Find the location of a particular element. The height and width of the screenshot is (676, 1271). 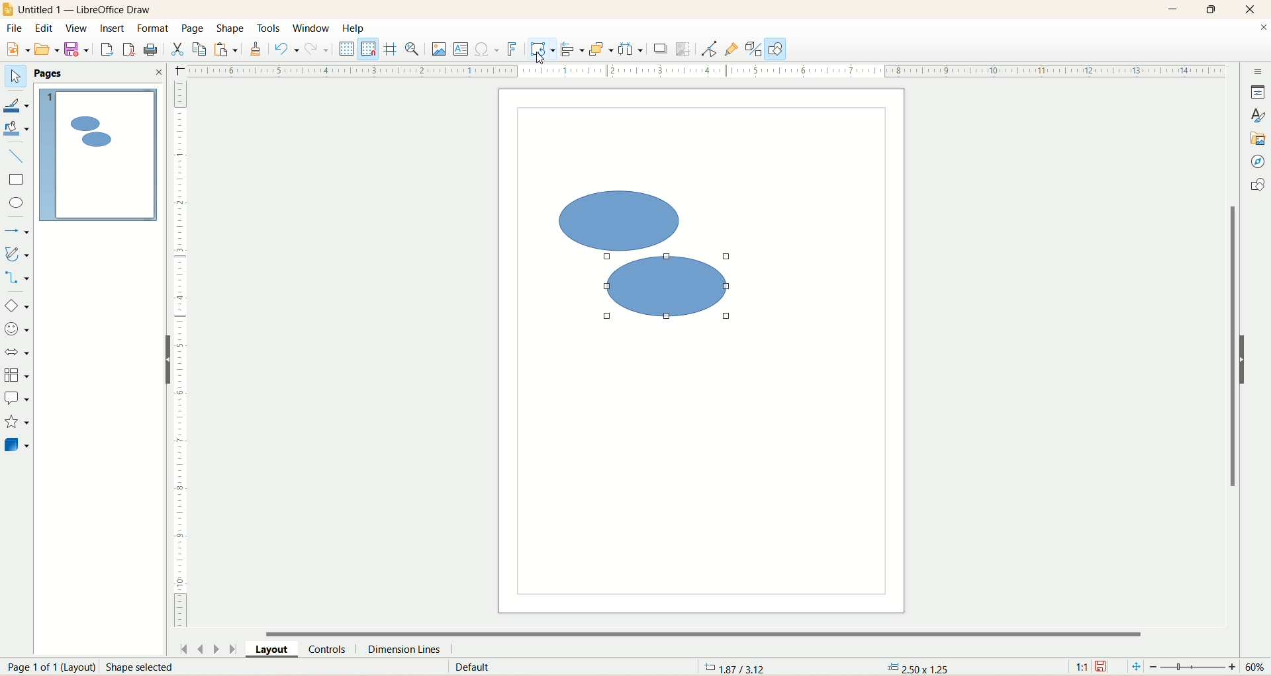

rectangle is located at coordinates (18, 179).